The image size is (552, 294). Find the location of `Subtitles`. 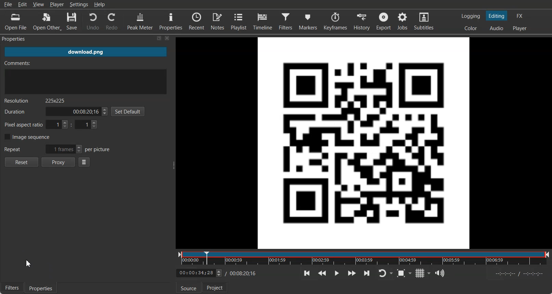

Subtitles is located at coordinates (424, 22).